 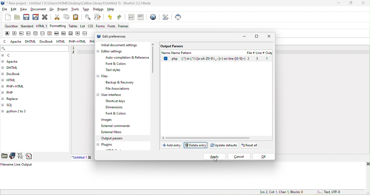 What do you see at coordinates (57, 33) in the screenshot?
I see `delete` at bounding box center [57, 33].